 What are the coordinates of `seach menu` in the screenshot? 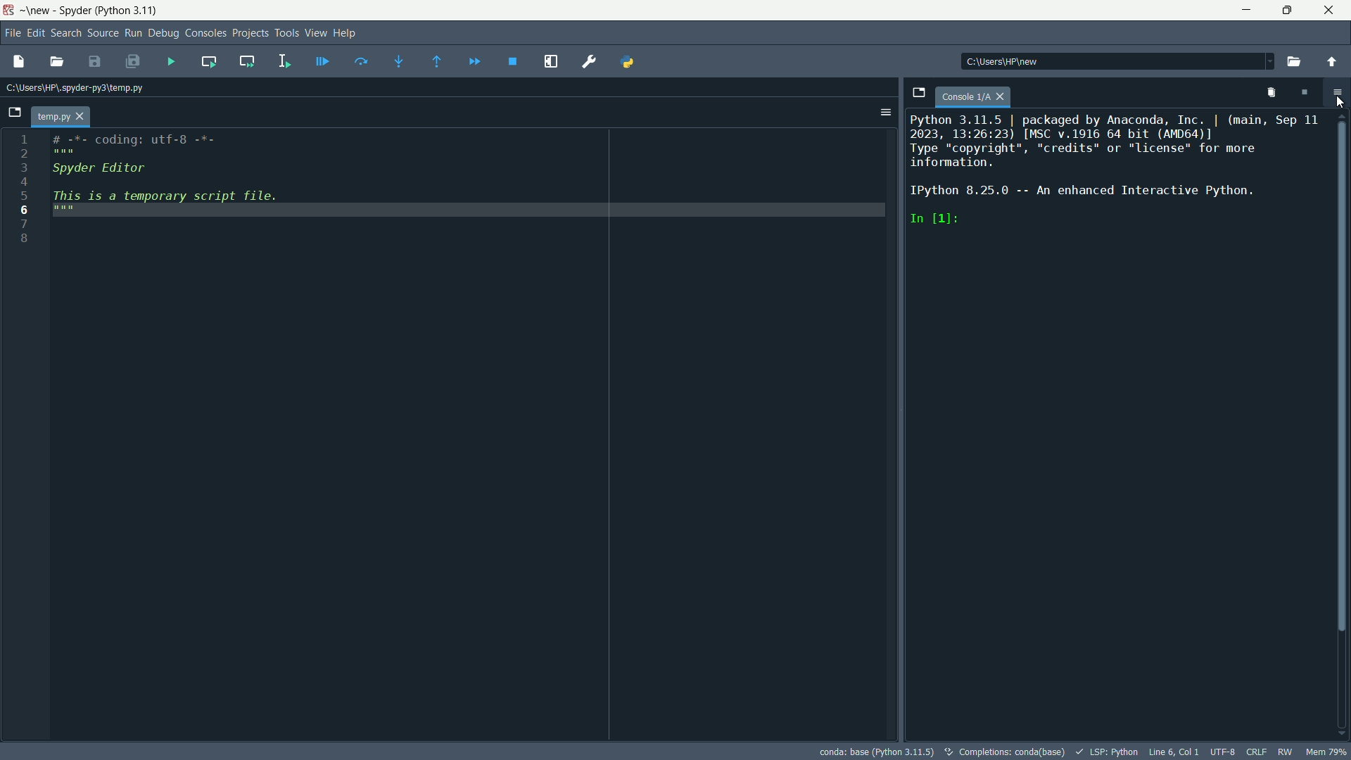 It's located at (65, 31).